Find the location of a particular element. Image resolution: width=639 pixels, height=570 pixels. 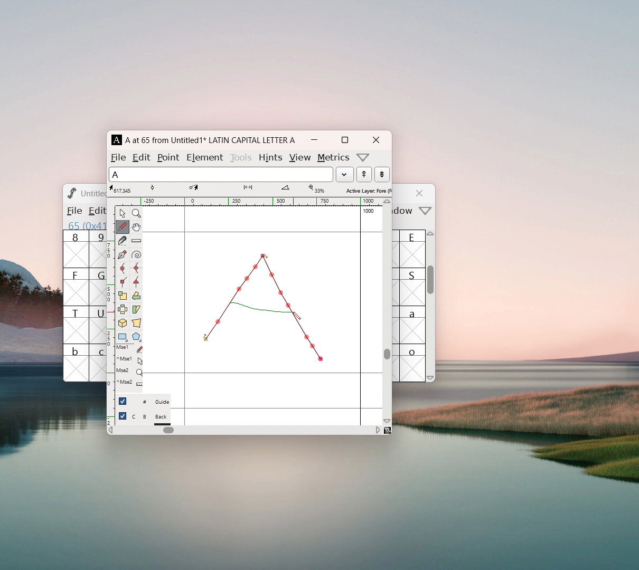

scroll down is located at coordinates (431, 377).